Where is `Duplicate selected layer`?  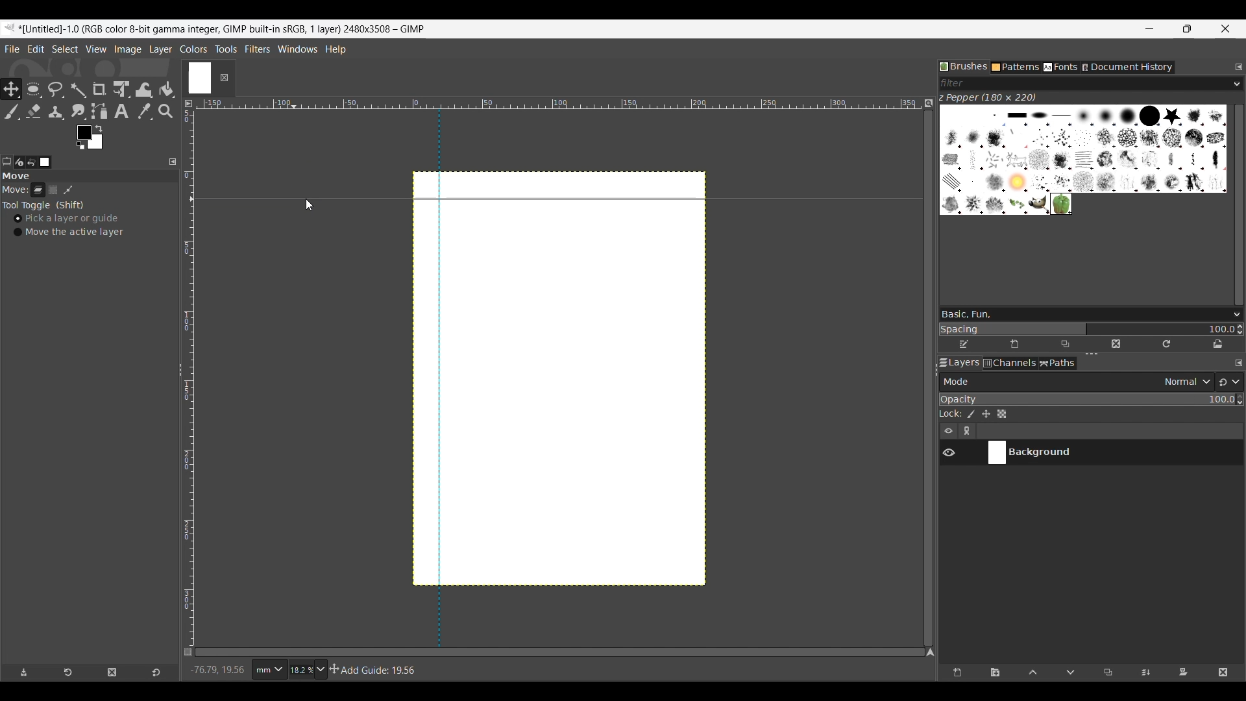
Duplicate selected layer is located at coordinates (1108, 672).